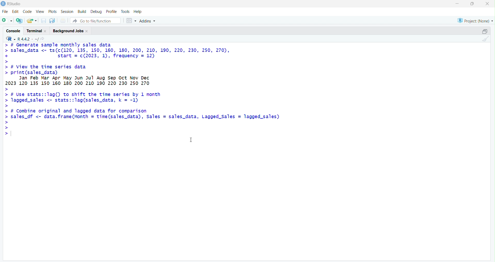  Describe the element at coordinates (126, 53) in the screenshot. I see `# Generate sample monthly sales data sales_data <- ts(c(120, 135, 150, 160, 180, 200, 210, 190, 220, 230, 250, 270),start = c(2023, 1), frequency = 12)` at that location.